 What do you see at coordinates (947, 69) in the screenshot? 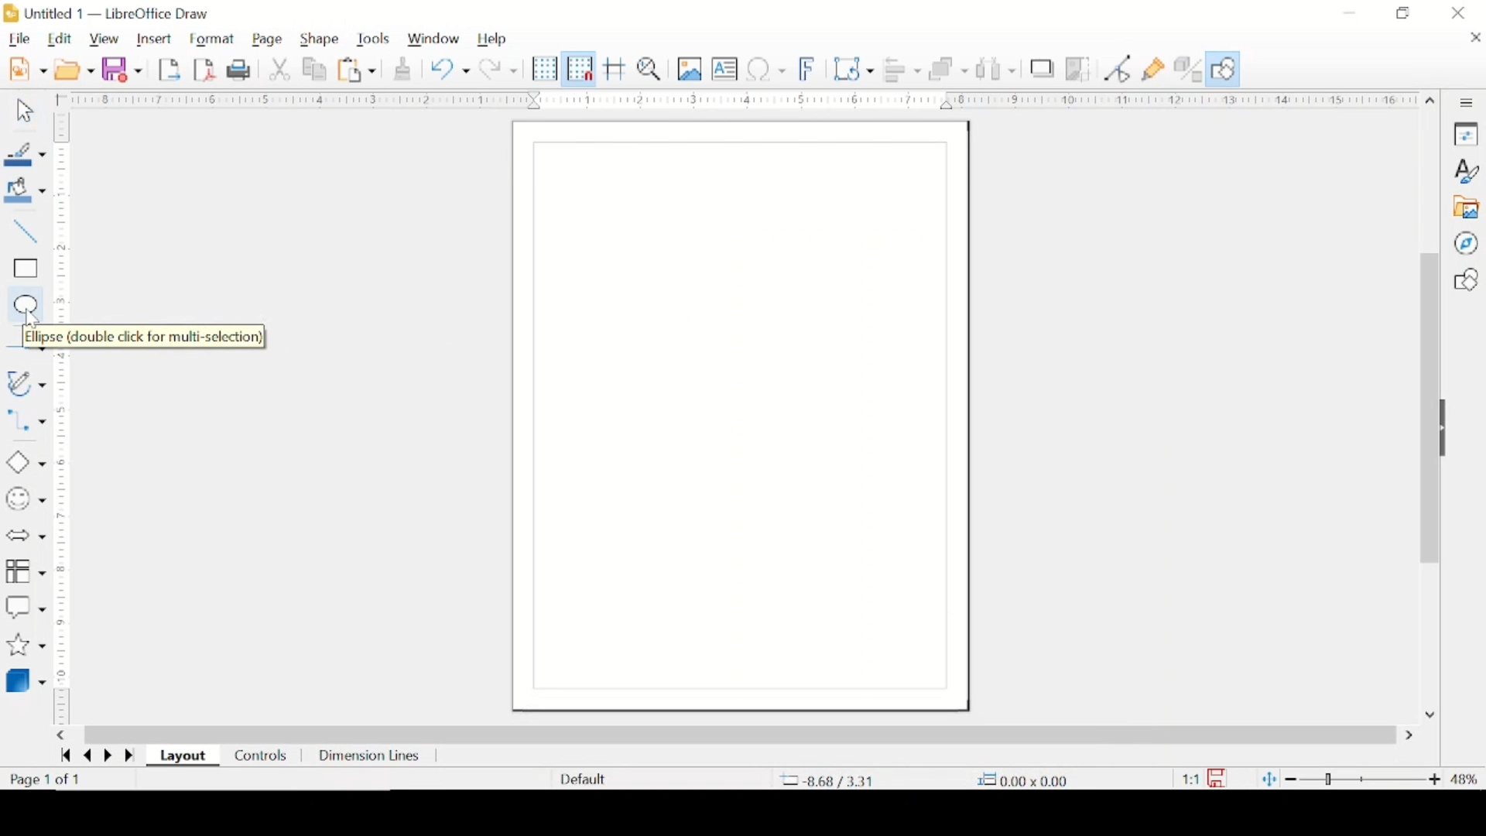
I see `arrange` at bounding box center [947, 69].